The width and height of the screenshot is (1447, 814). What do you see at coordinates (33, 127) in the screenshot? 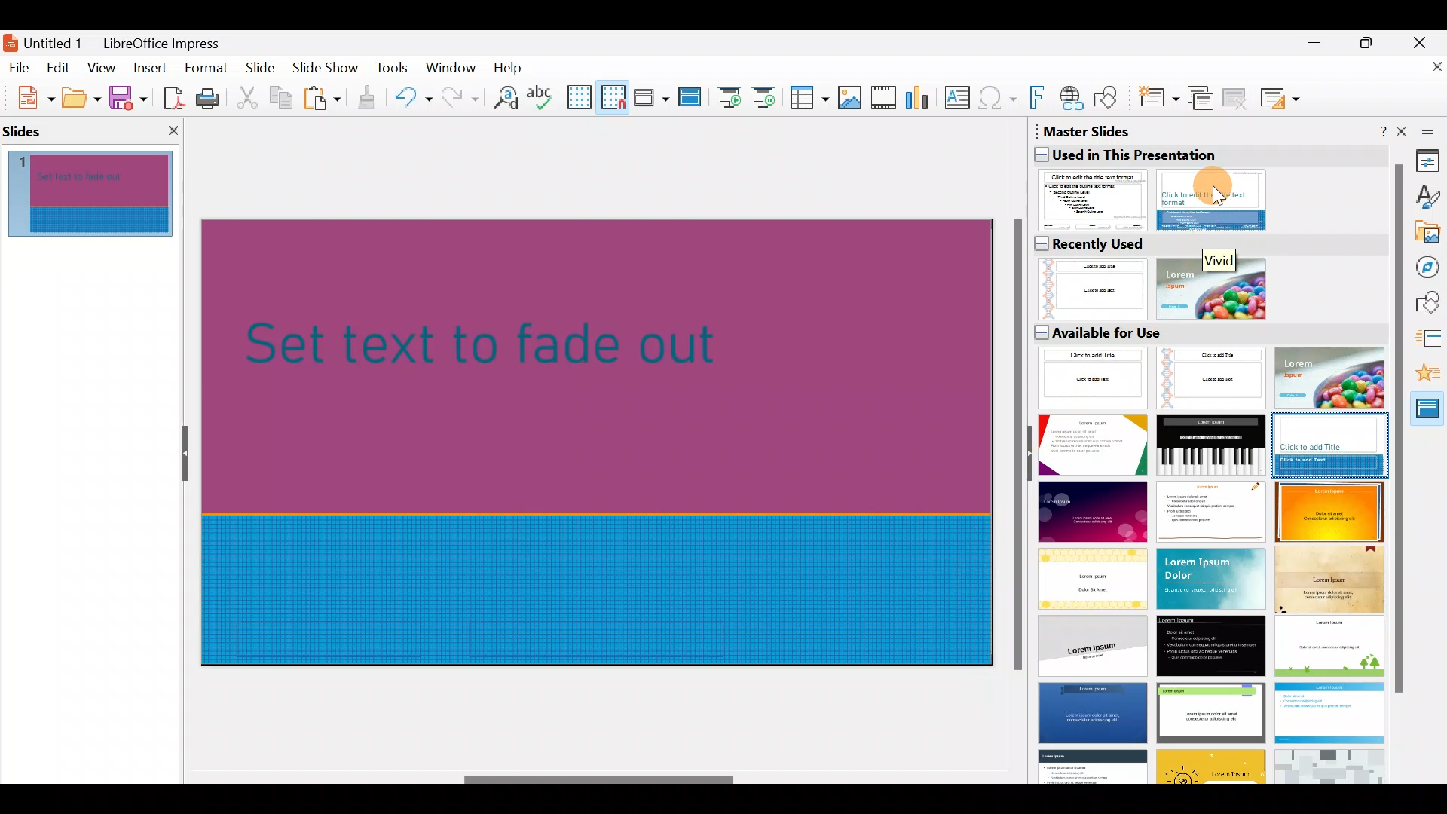
I see `slides` at bounding box center [33, 127].